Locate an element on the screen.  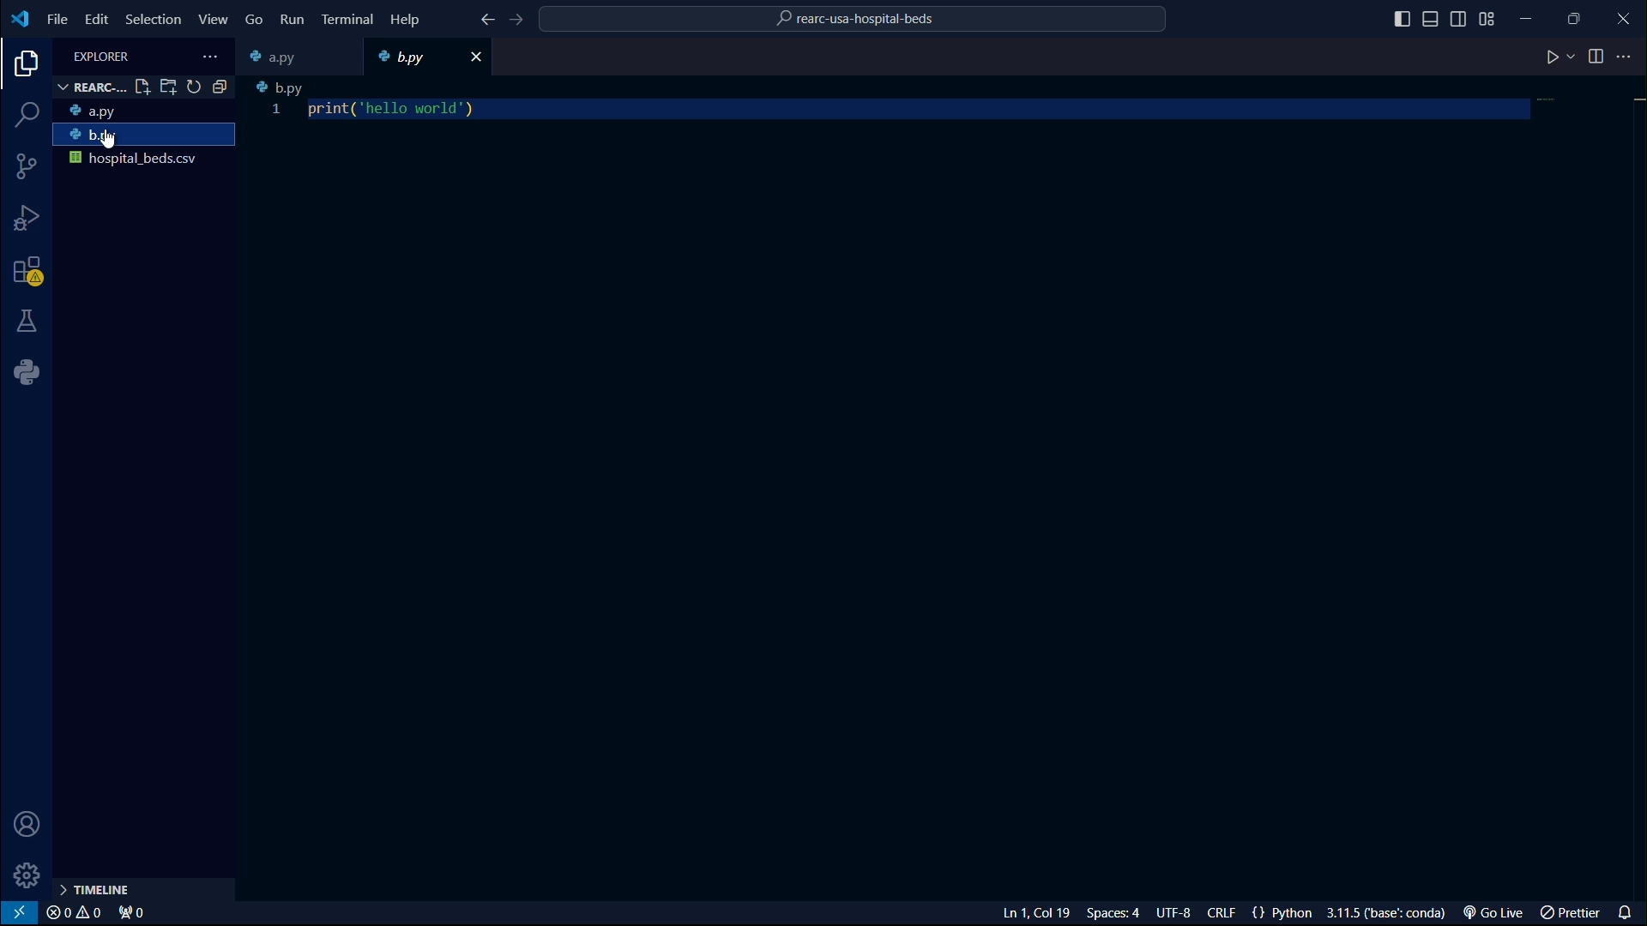
terminal menu is located at coordinates (348, 21).